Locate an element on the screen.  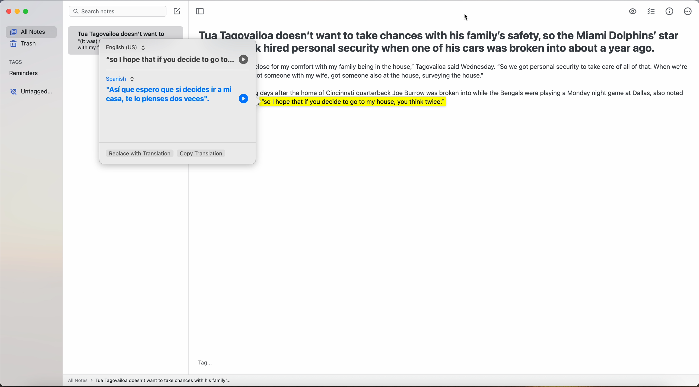
all notes is located at coordinates (31, 32).